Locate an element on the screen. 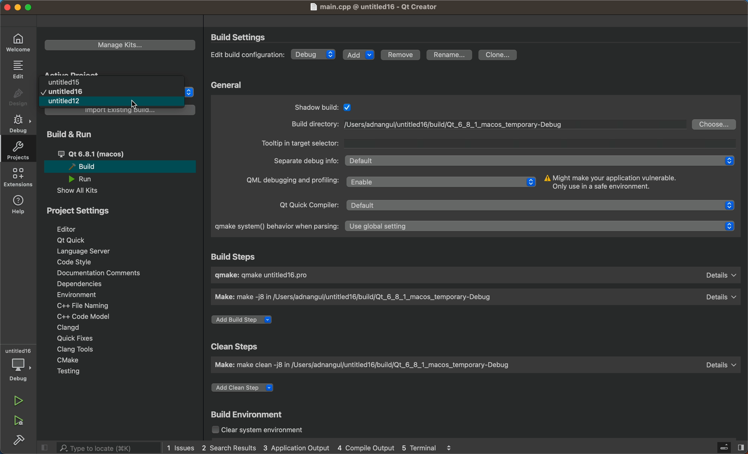  project list is located at coordinates (112, 91).